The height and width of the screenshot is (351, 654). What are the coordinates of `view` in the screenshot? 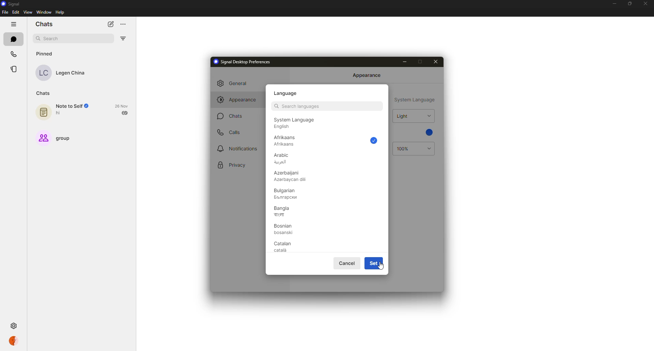 It's located at (27, 13).